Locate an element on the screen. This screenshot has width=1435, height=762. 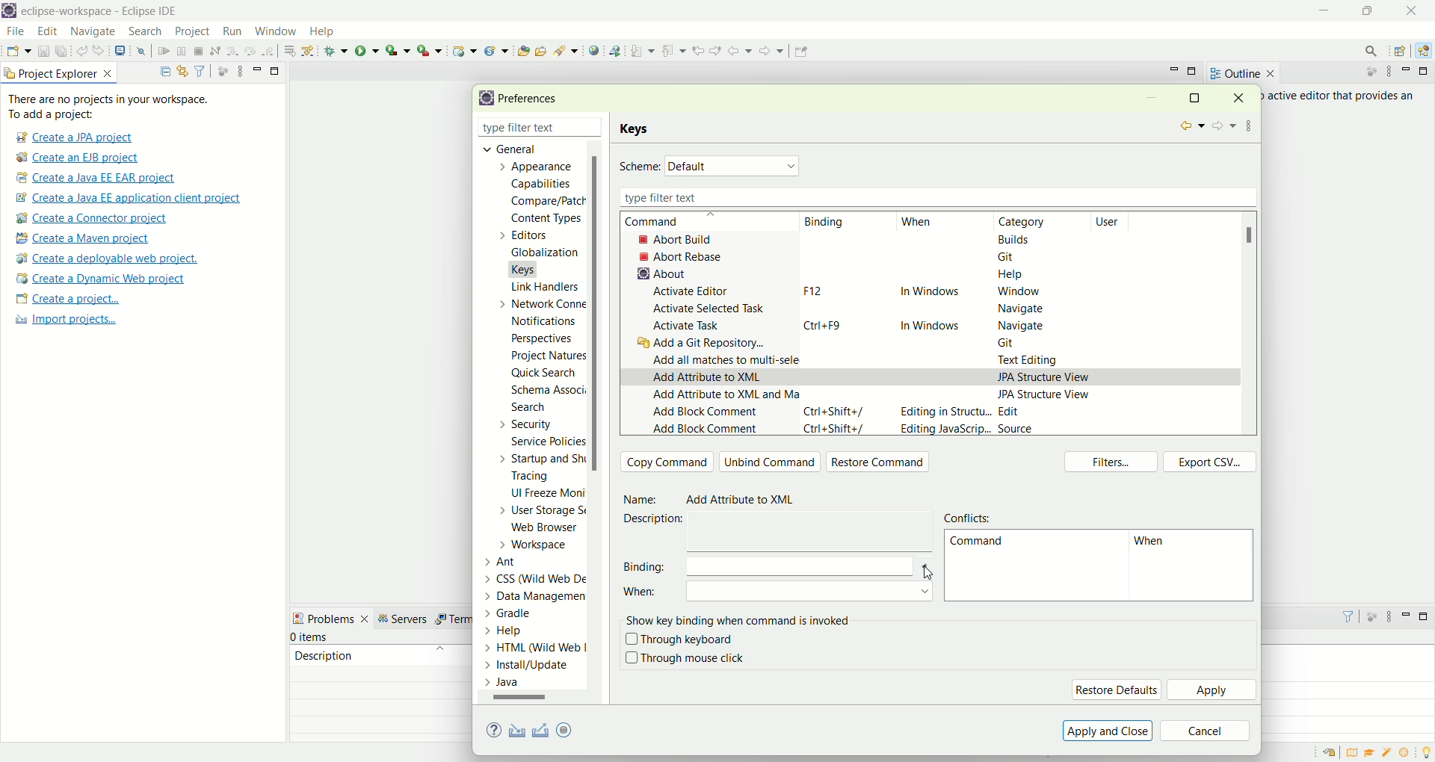
security is located at coordinates (522, 424).